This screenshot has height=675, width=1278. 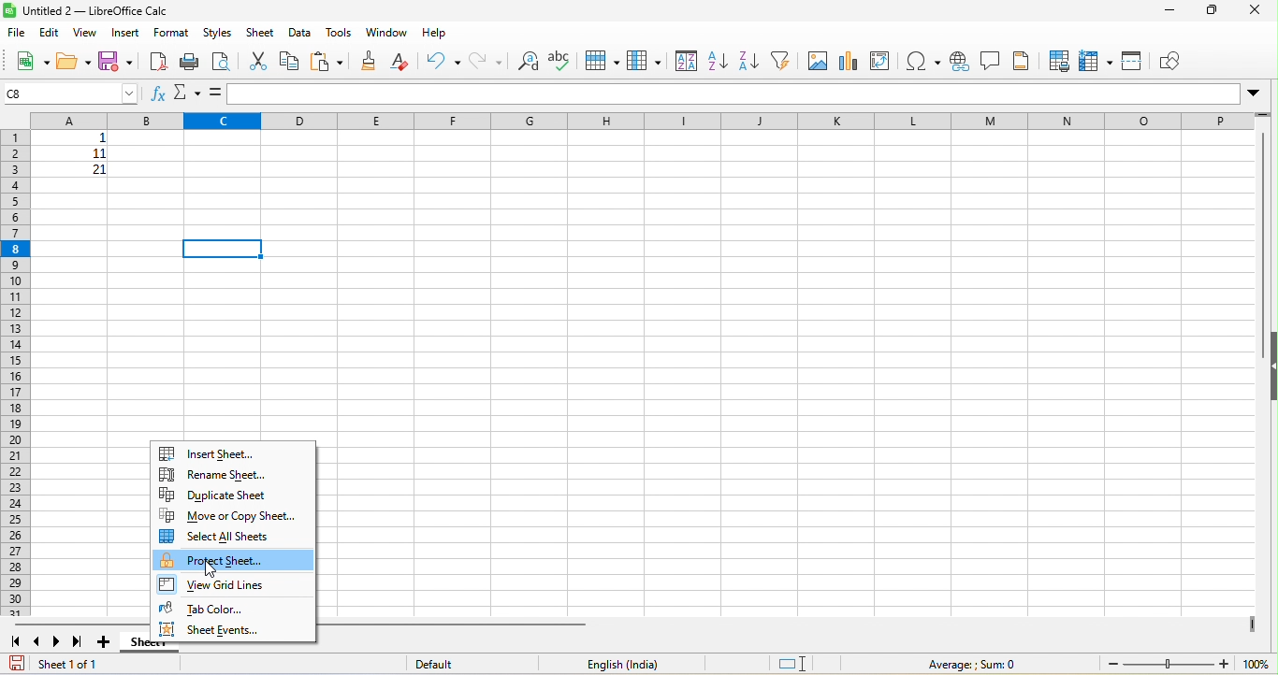 What do you see at coordinates (238, 559) in the screenshot?
I see `protect sheet` at bounding box center [238, 559].